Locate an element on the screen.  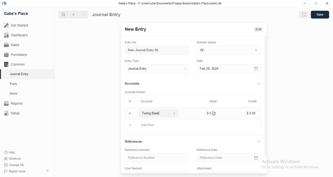
full screen is located at coordinates (305, 15).